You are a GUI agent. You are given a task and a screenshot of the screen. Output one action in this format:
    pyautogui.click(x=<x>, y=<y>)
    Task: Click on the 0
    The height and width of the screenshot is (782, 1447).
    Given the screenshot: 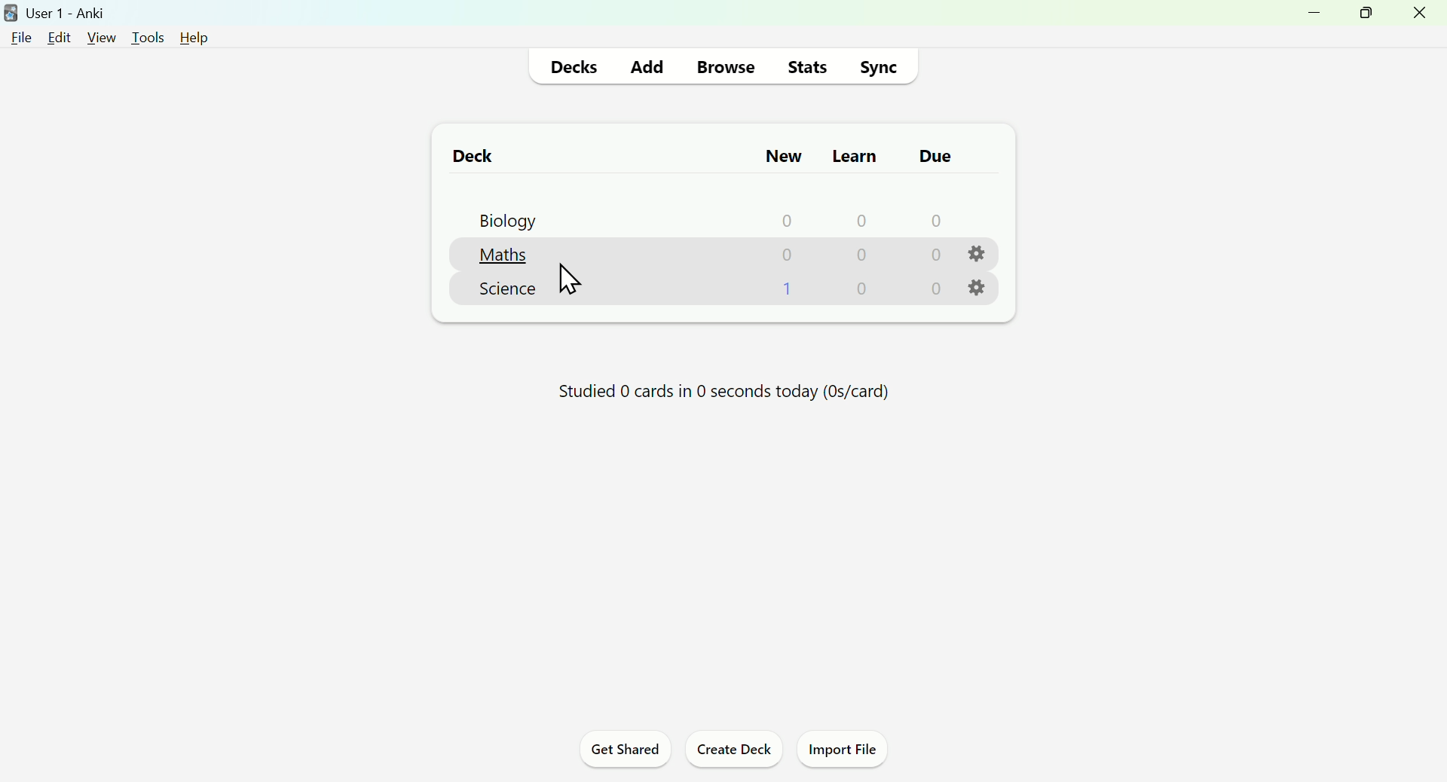 What is the action you would take?
    pyautogui.click(x=933, y=256)
    